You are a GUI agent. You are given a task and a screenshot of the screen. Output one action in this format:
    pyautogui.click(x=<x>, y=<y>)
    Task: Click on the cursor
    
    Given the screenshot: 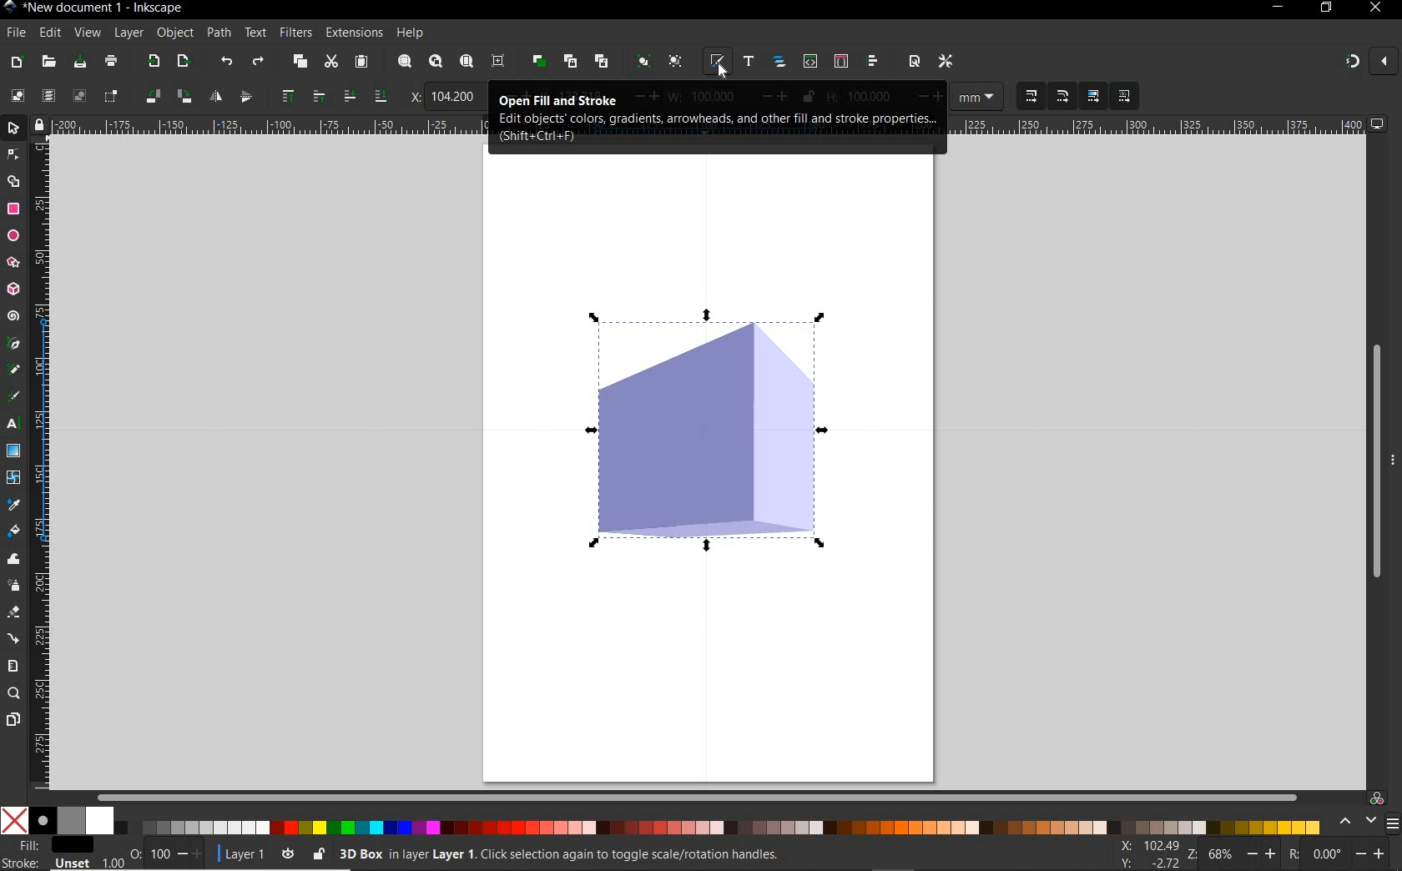 What is the action you would take?
    pyautogui.click(x=721, y=70)
    